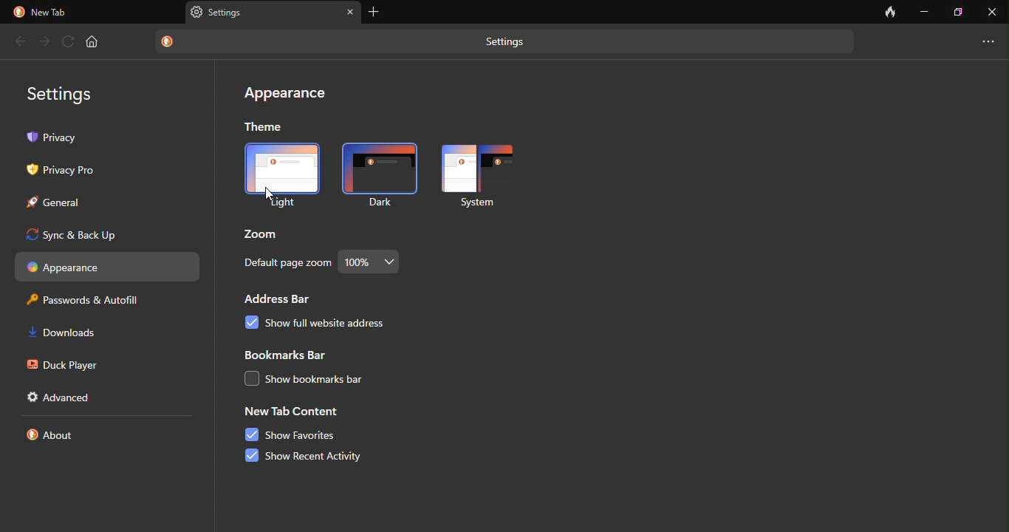 Image resolution: width=1009 pixels, height=532 pixels. What do you see at coordinates (343, 328) in the screenshot?
I see `show full address` at bounding box center [343, 328].